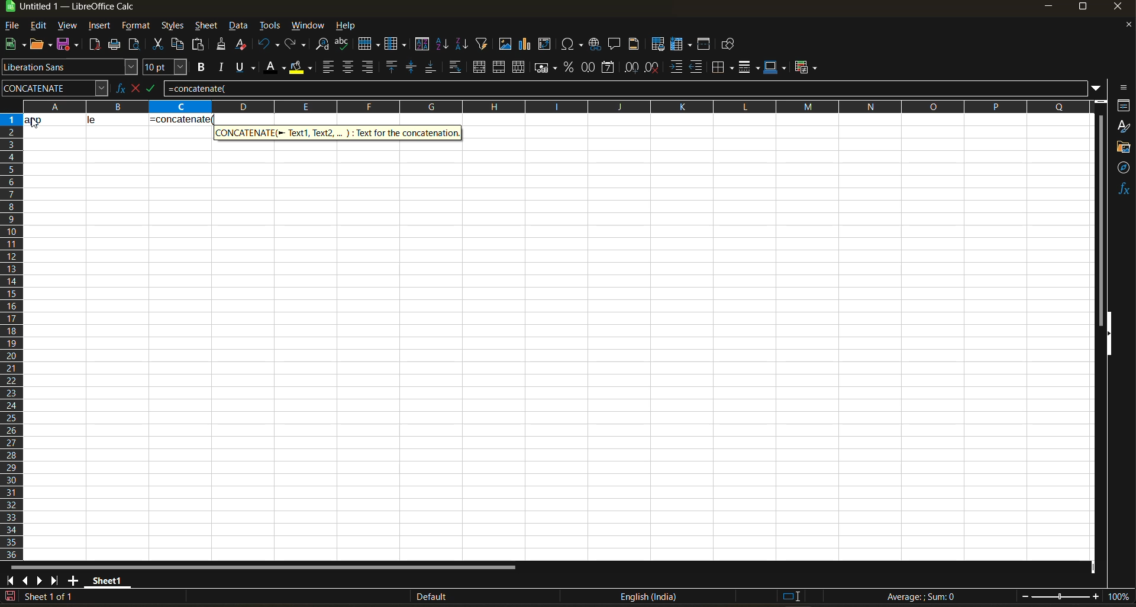 Image resolution: width=1136 pixels, height=607 pixels. I want to click on merge and center, so click(479, 69).